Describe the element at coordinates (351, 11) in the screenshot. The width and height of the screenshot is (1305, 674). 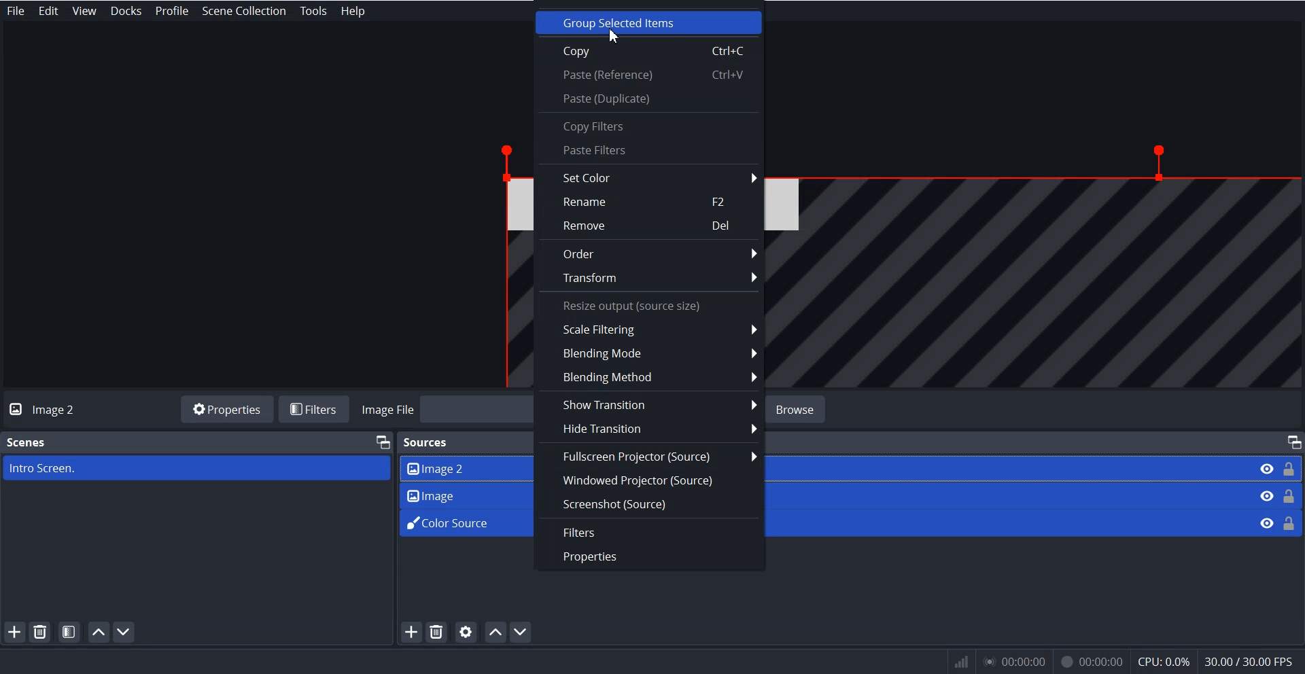
I see `Help` at that location.